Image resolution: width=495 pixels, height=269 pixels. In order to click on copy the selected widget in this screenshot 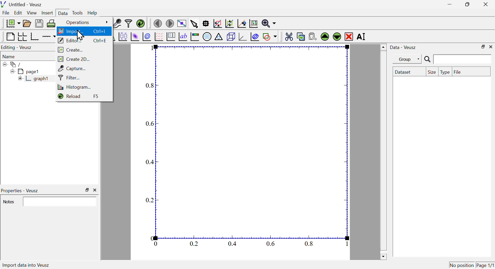, I will do `click(301, 36)`.